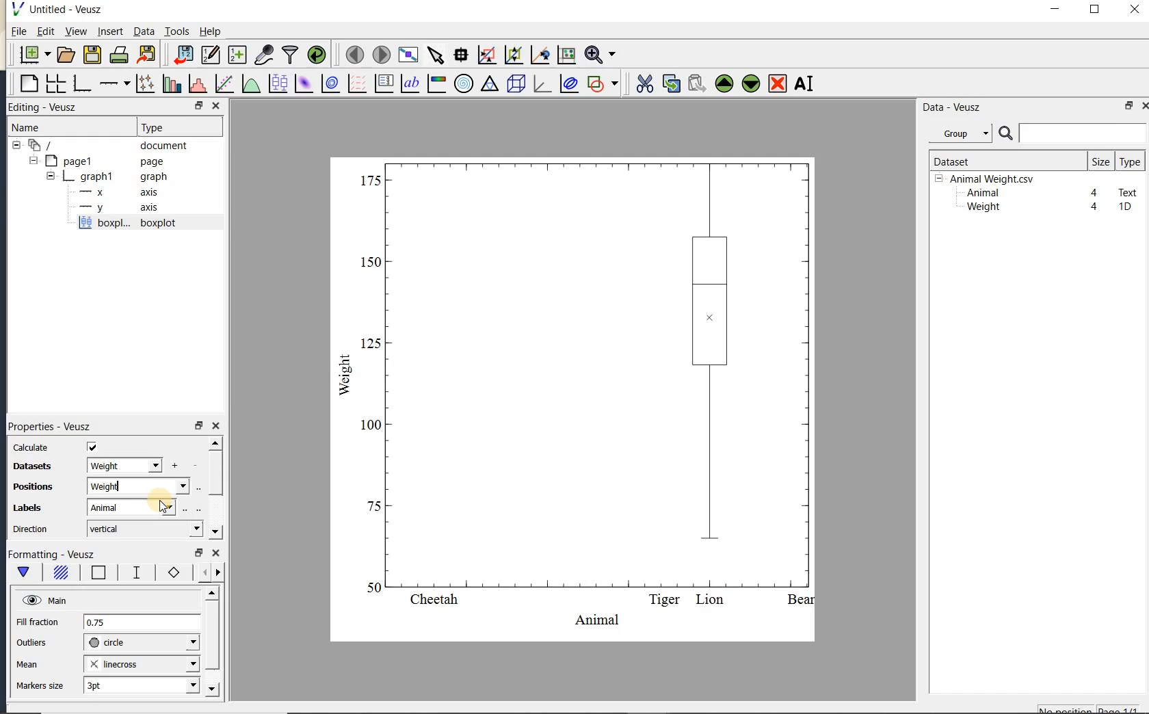 This screenshot has height=714, width=1149. What do you see at coordinates (142, 623) in the screenshot?
I see `0.75` at bounding box center [142, 623].